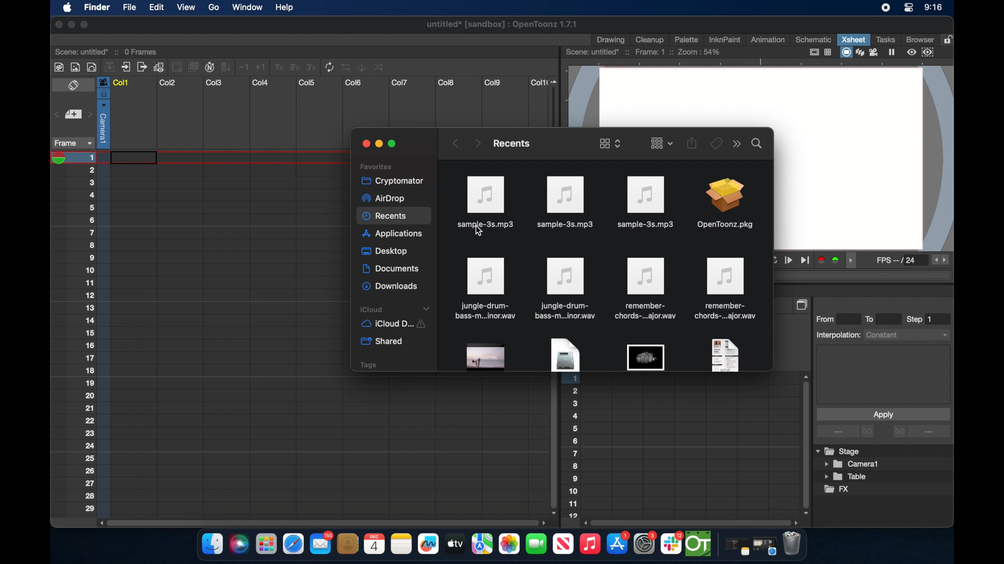 This screenshot has width=1004, height=564. What do you see at coordinates (393, 235) in the screenshot?
I see `applications` at bounding box center [393, 235].